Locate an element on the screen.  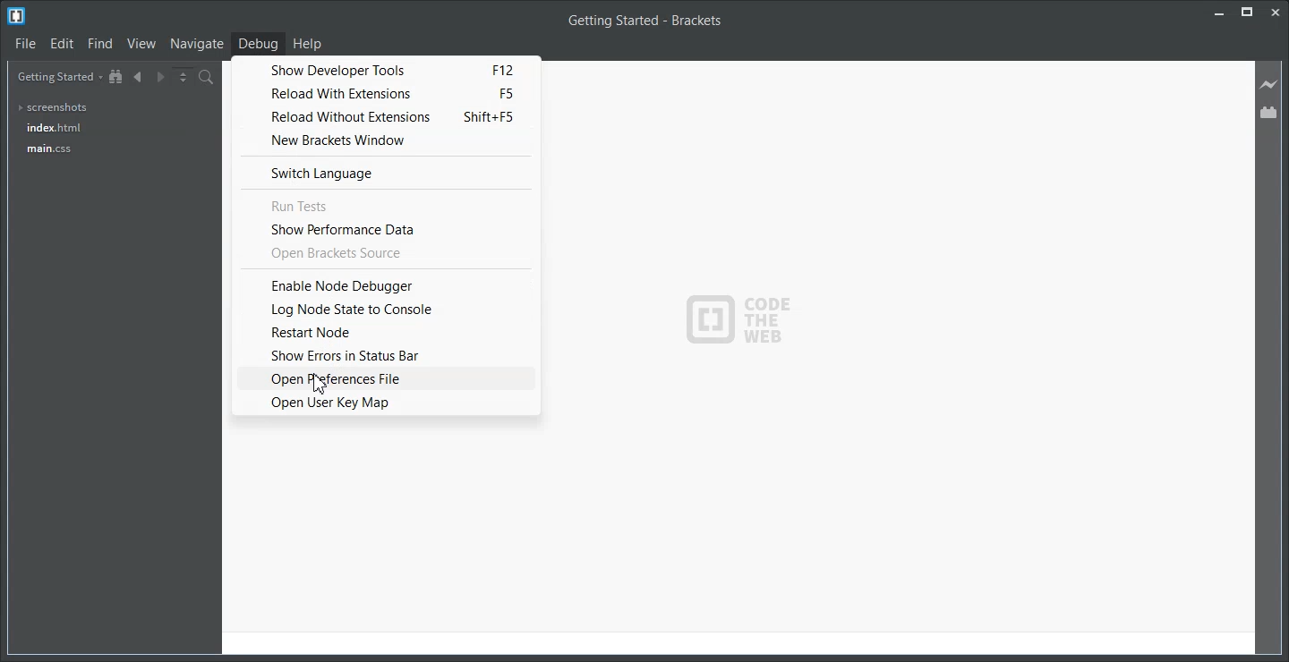
Find in files is located at coordinates (207, 77).